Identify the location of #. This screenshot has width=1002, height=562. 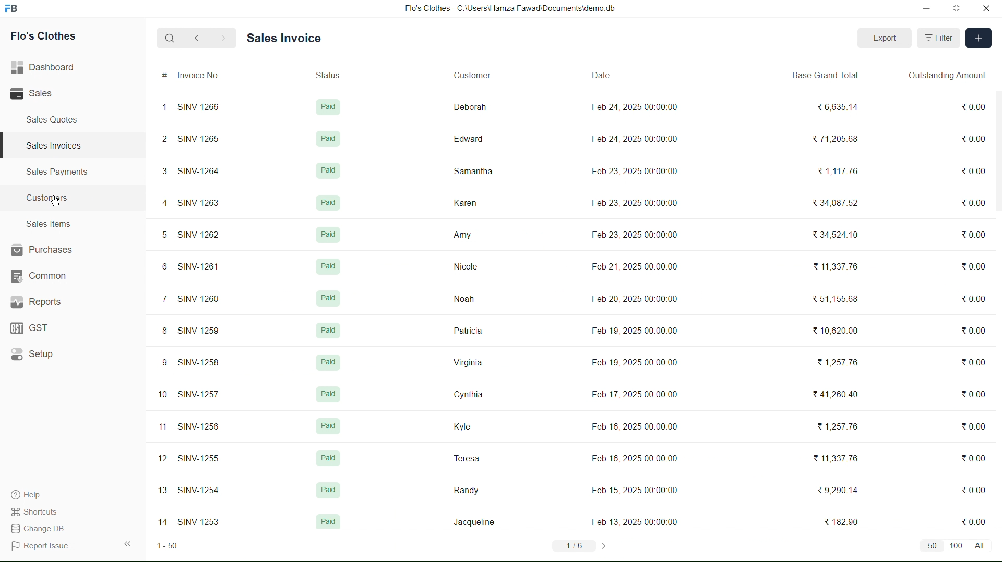
(163, 77).